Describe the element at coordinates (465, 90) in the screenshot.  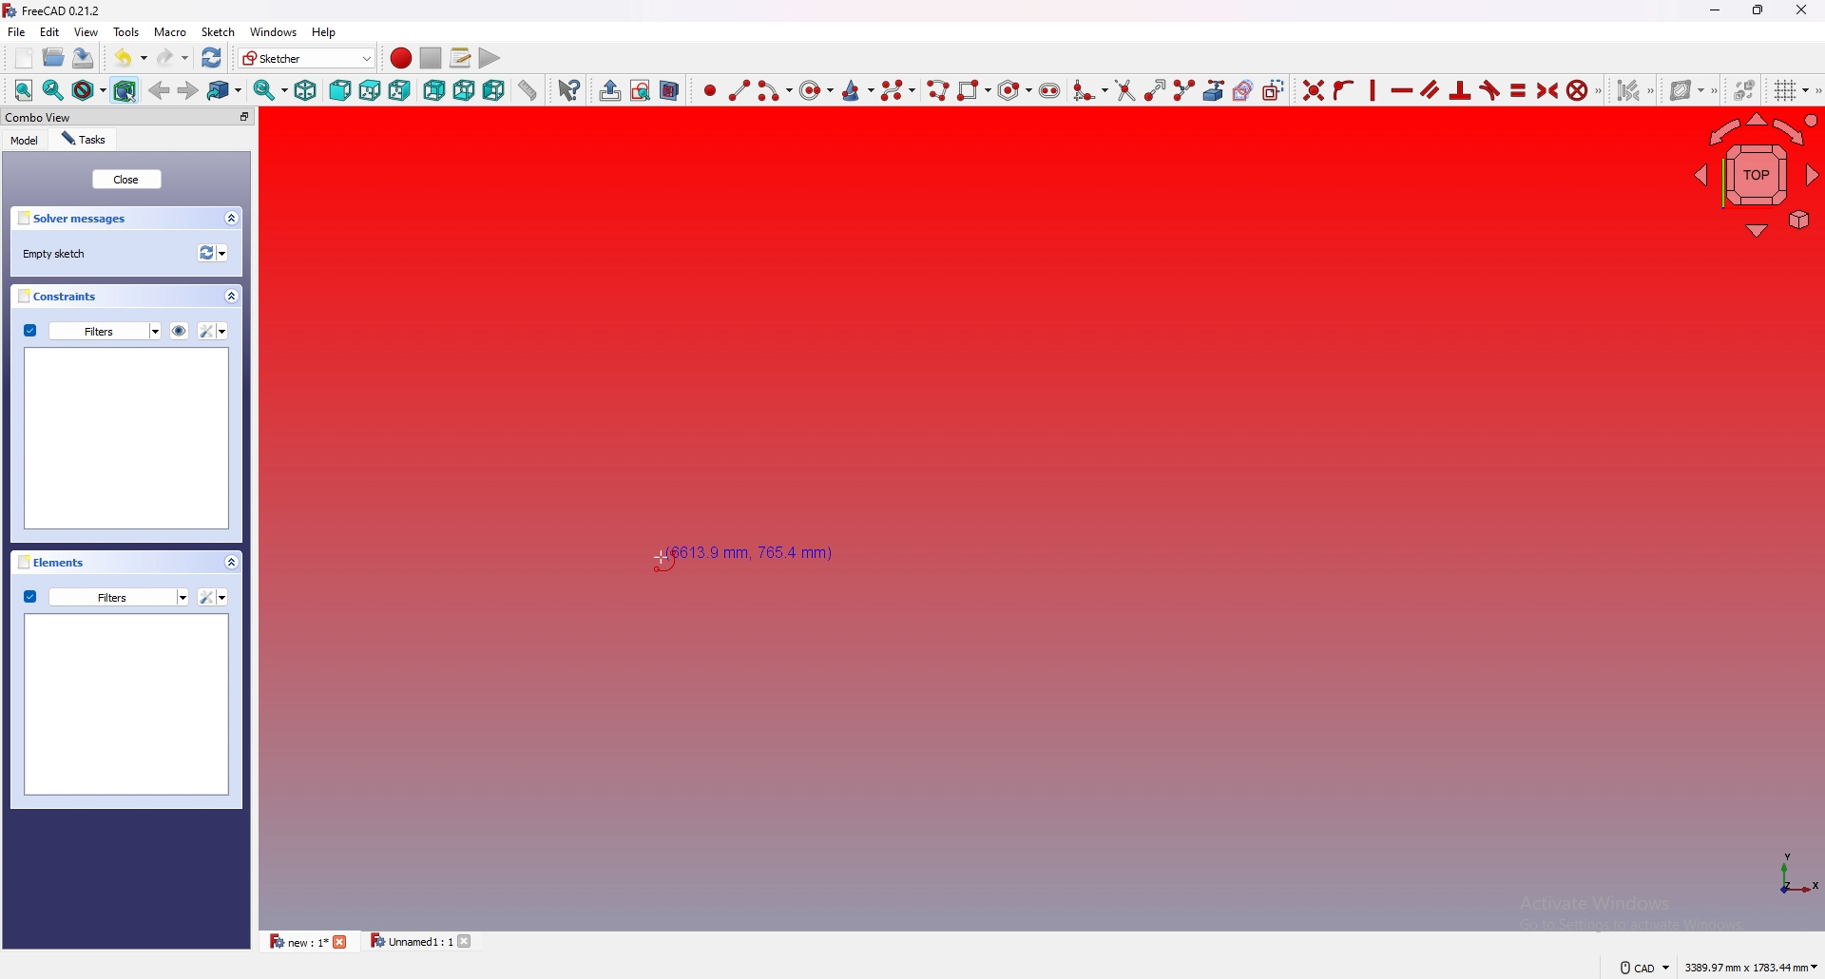
I see `bottom` at that location.